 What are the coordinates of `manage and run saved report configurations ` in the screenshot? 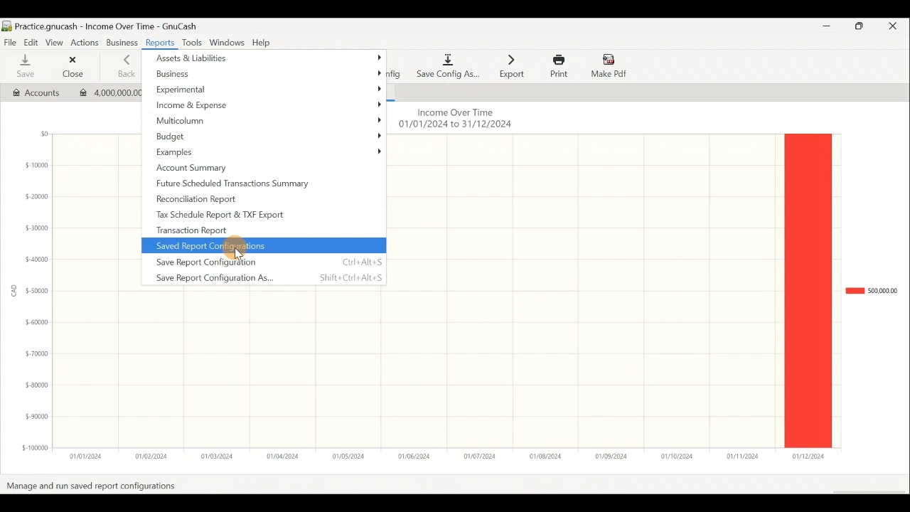 It's located at (95, 487).